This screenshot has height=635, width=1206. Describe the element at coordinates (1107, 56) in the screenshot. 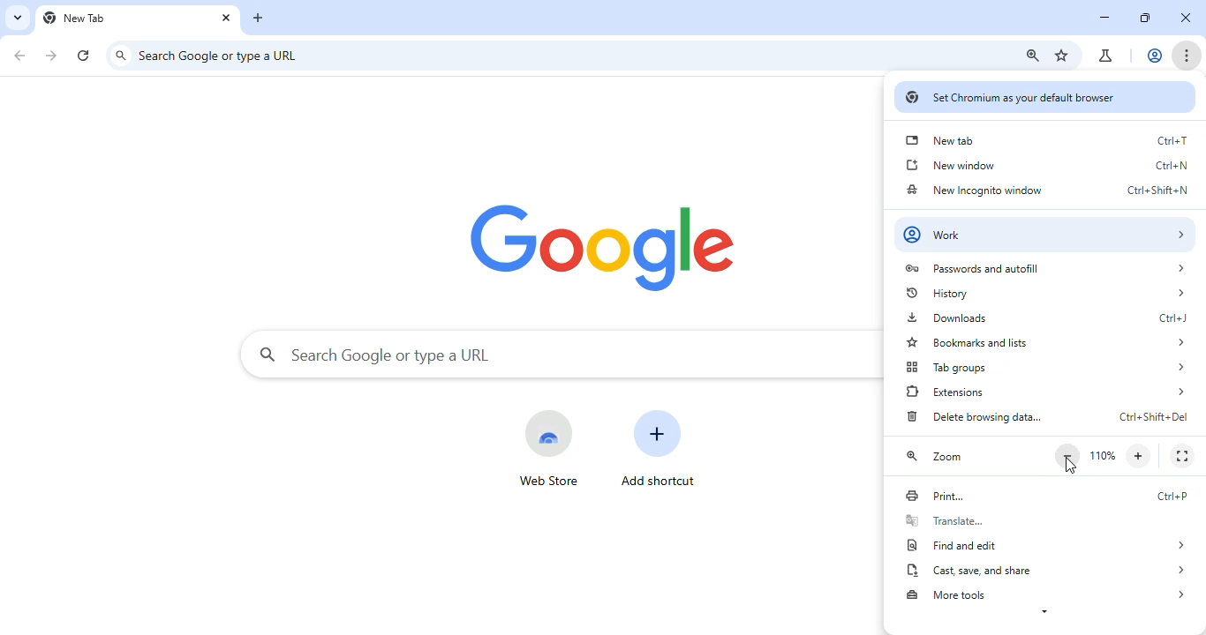

I see `chrome labs` at that location.